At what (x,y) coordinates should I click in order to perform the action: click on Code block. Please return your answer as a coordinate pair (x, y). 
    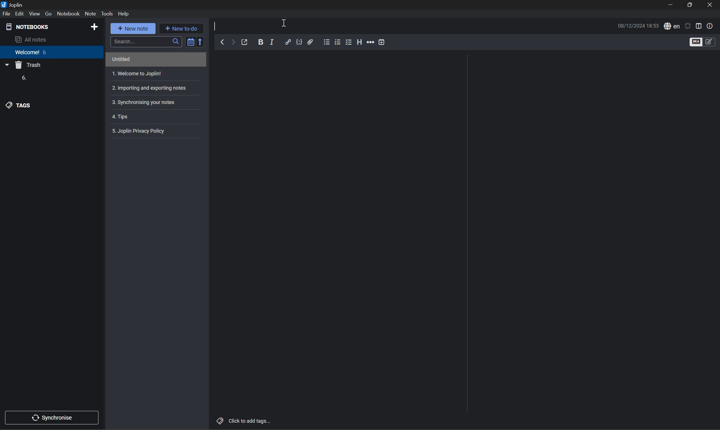
    Looking at the image, I should click on (299, 42).